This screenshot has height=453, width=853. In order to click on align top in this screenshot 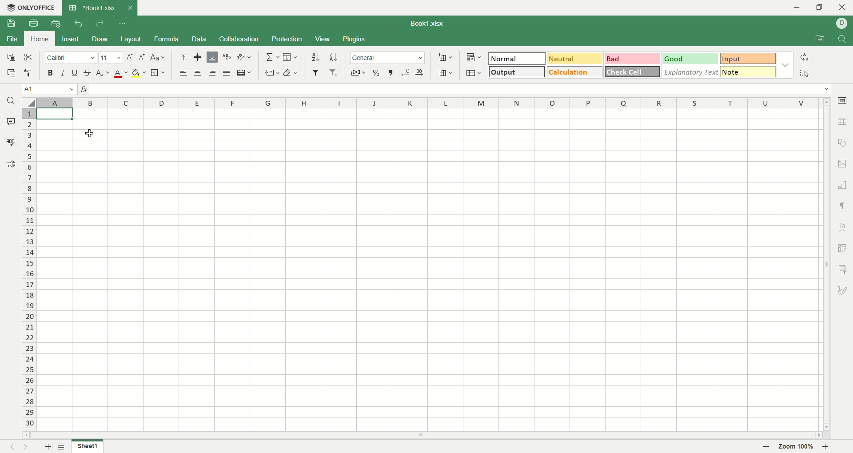, I will do `click(183, 57)`.